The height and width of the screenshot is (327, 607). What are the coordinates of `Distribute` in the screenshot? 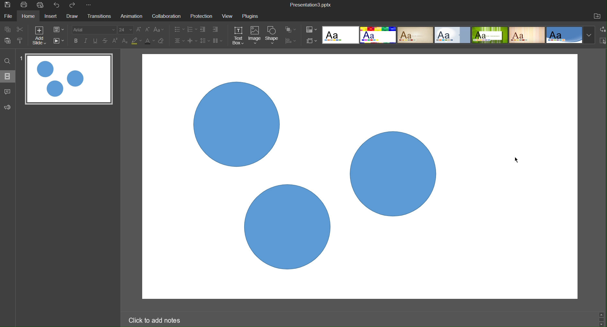 It's located at (293, 41).